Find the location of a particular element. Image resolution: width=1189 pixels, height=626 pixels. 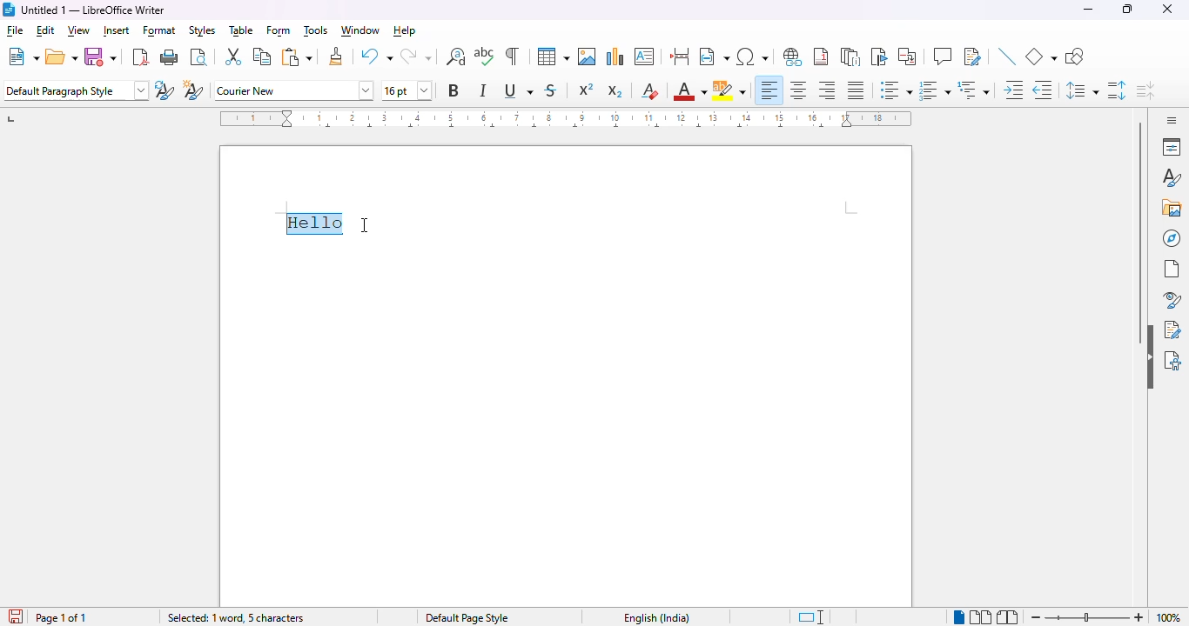

decrease paragraph spacing is located at coordinates (1146, 91).